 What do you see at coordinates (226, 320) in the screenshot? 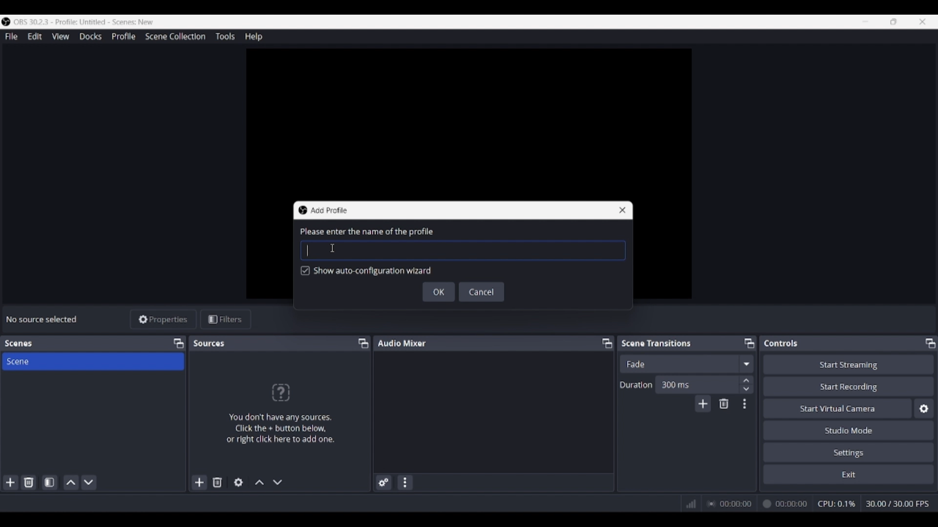
I see `Filters` at bounding box center [226, 320].